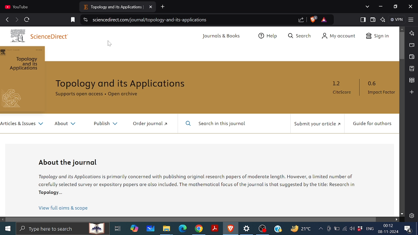 The width and height of the screenshot is (418, 235). Describe the element at coordinates (16, 20) in the screenshot. I see `move forward` at that location.